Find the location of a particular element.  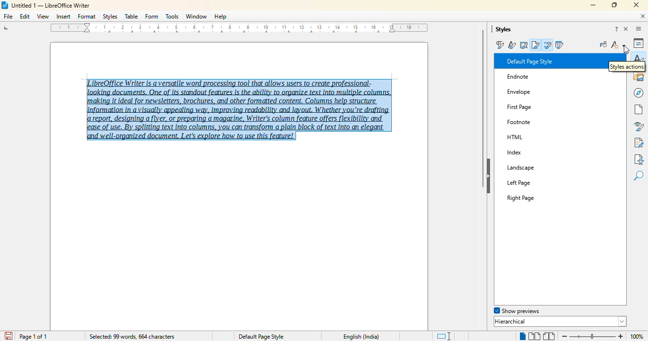

help is located at coordinates (221, 17).